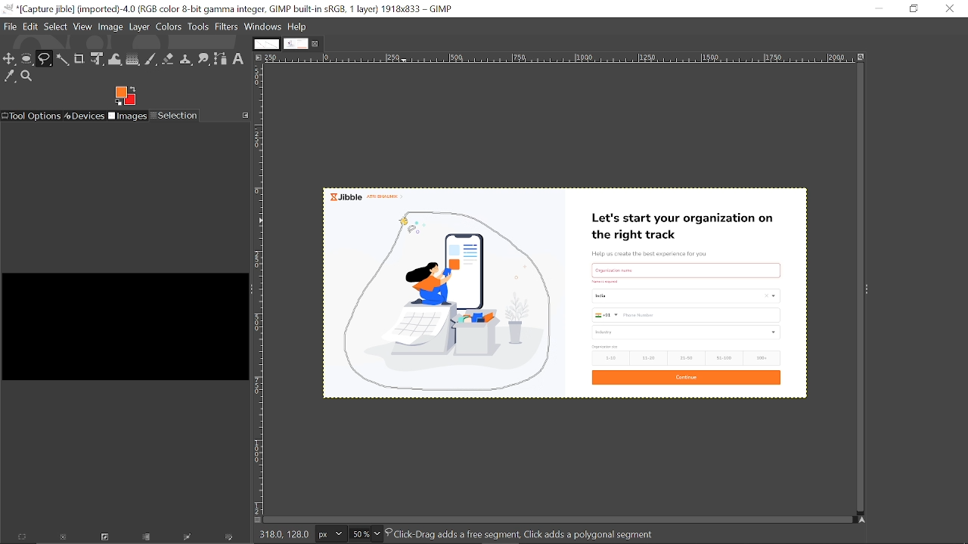 Image resolution: width=968 pixels, height=544 pixels. Describe the element at coordinates (11, 26) in the screenshot. I see `File` at that location.